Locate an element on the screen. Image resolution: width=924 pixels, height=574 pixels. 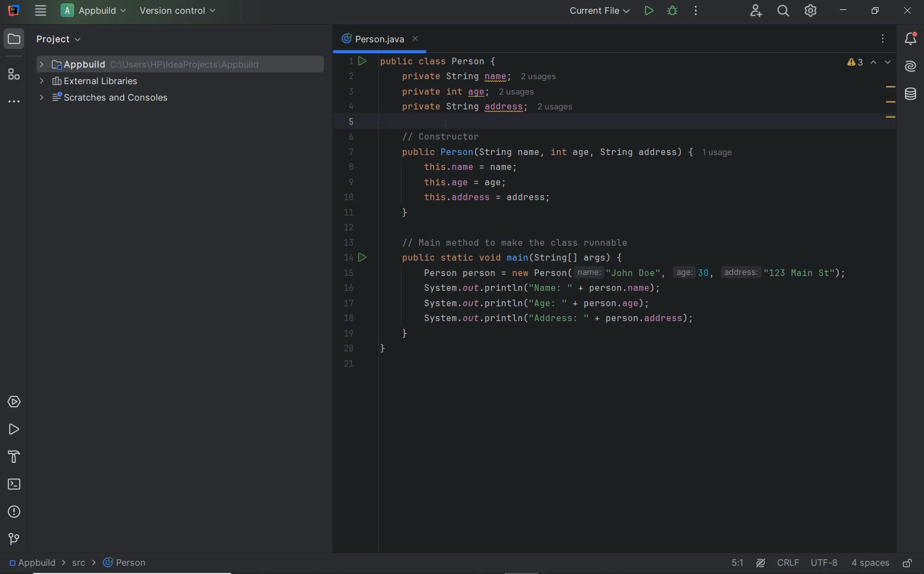
search everywhere is located at coordinates (784, 12).